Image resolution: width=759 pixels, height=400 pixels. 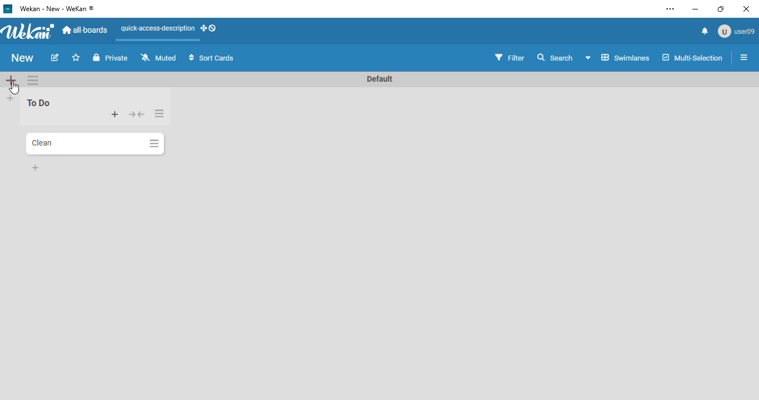 What do you see at coordinates (618, 58) in the screenshot?
I see `board view` at bounding box center [618, 58].